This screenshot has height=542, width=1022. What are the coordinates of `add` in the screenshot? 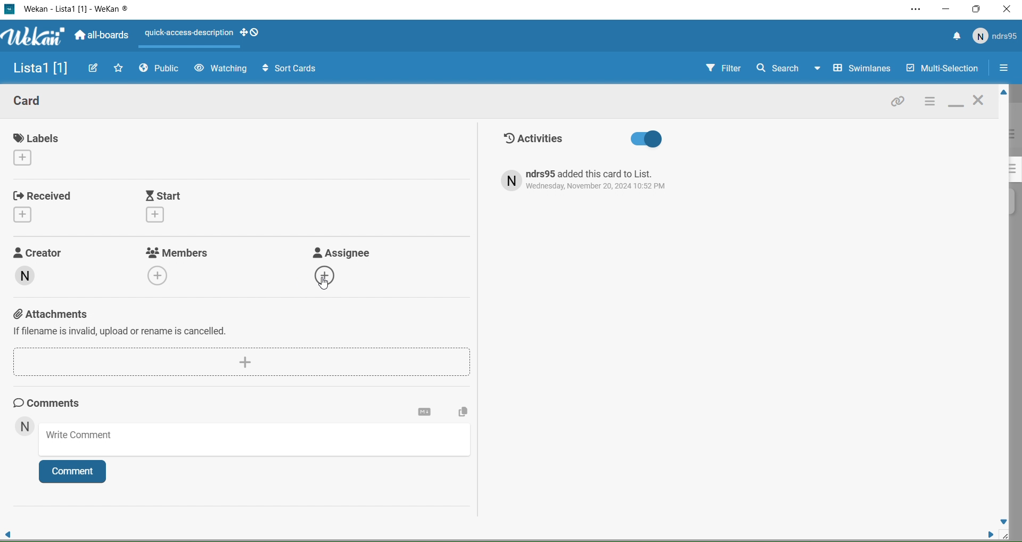 It's located at (245, 361).